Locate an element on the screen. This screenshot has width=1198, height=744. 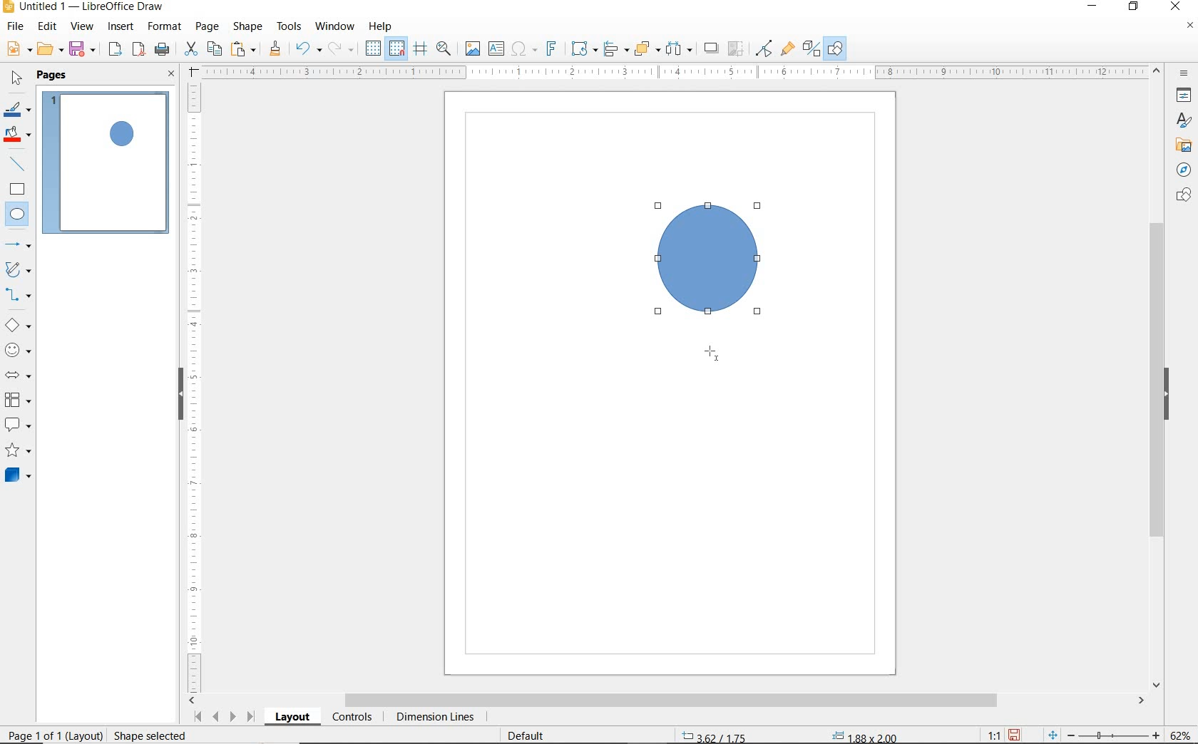
EXPORT AS PDF is located at coordinates (139, 51).